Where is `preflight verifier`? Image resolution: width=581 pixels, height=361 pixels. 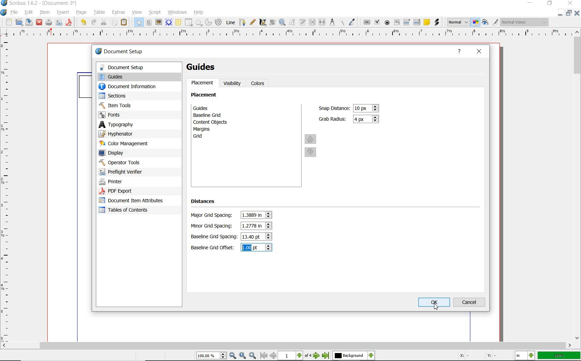
preflight verifier is located at coordinates (59, 23).